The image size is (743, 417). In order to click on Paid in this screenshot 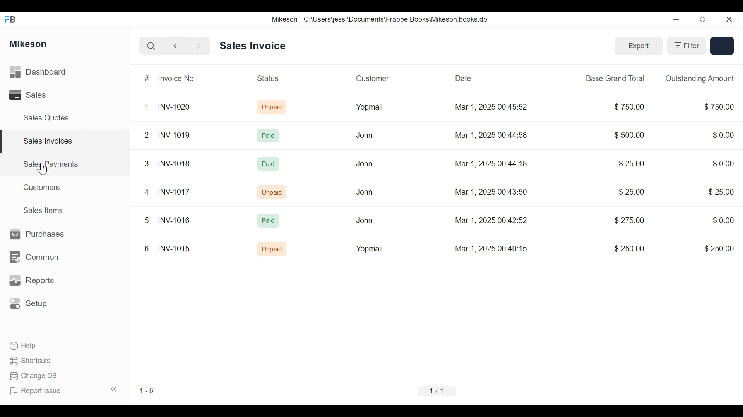, I will do `click(266, 163)`.